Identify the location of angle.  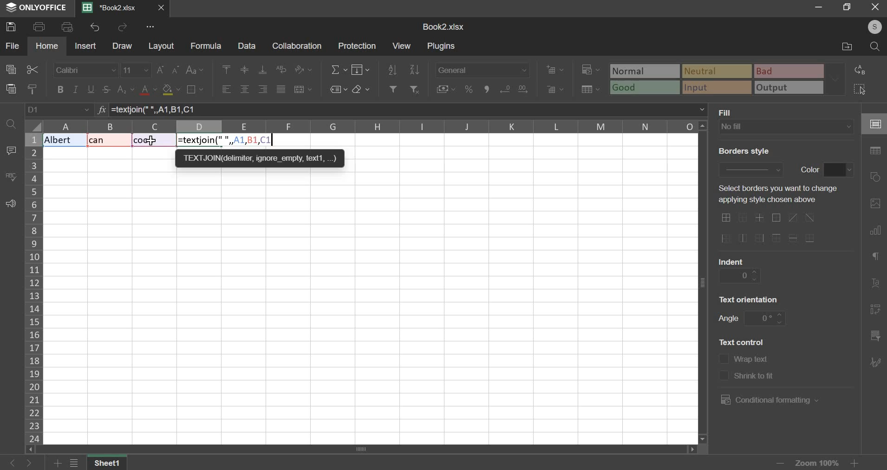
(766, 317).